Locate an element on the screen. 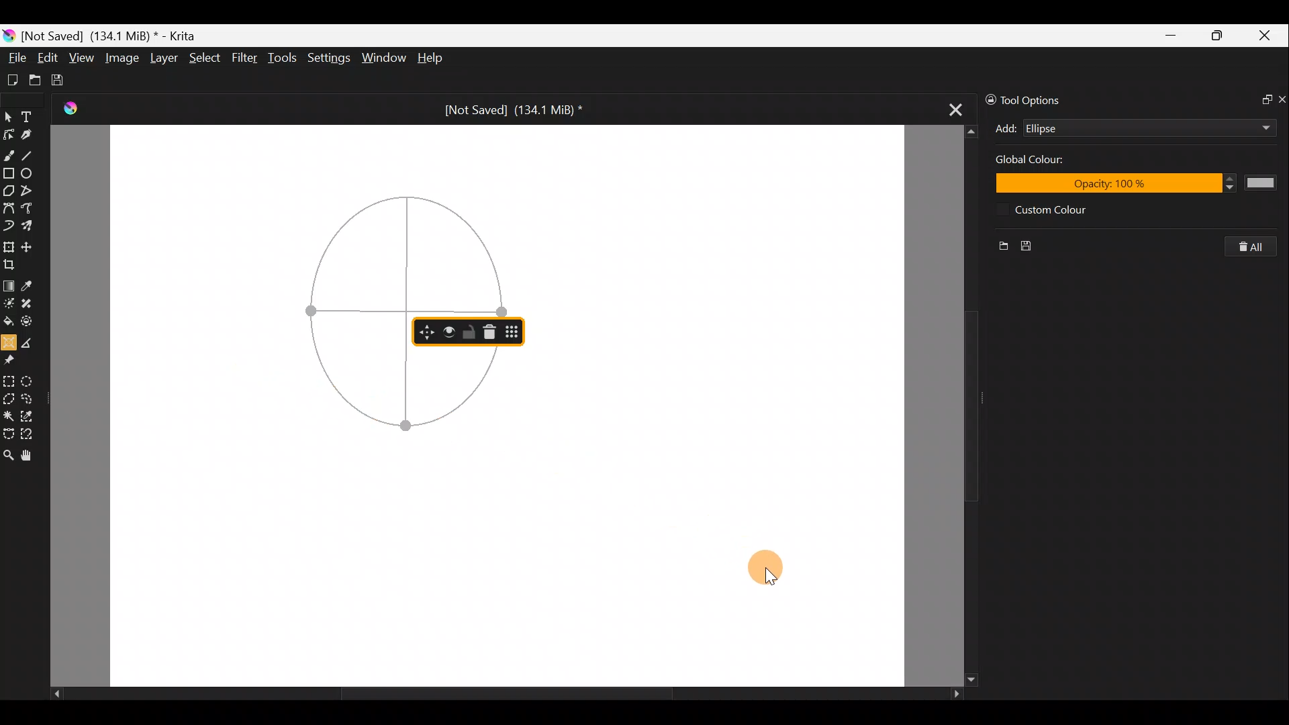 Image resolution: width=1289 pixels, height=725 pixels. Global color is located at coordinates (1047, 162).